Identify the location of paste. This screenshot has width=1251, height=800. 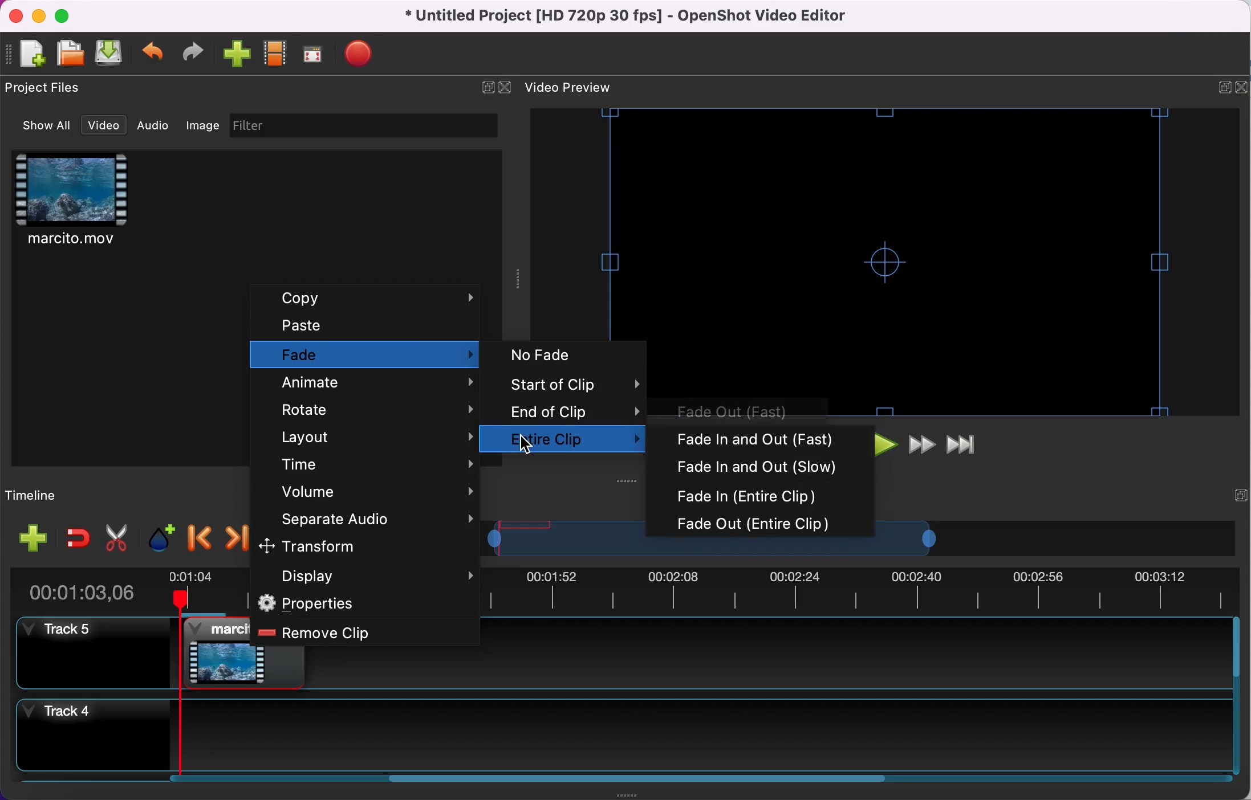
(371, 324).